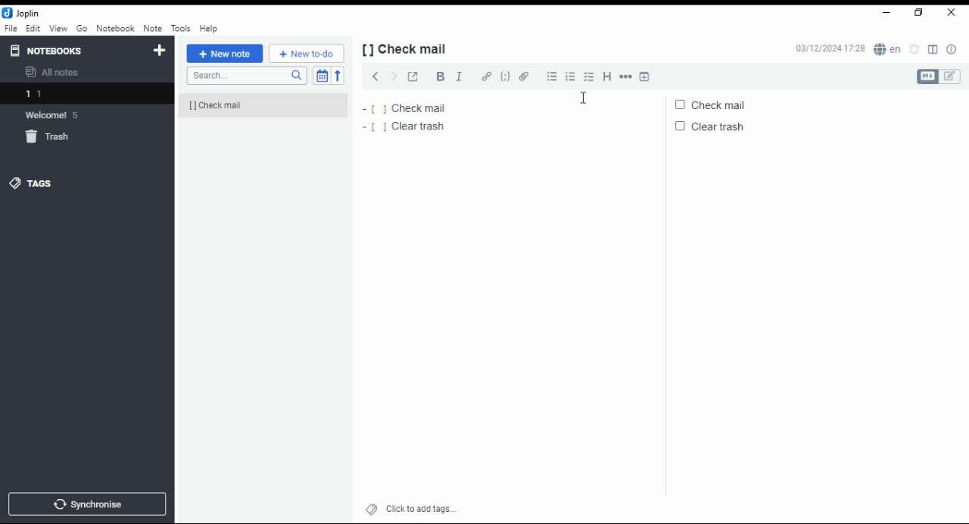 The width and height of the screenshot is (969, 524). What do you see at coordinates (374, 76) in the screenshot?
I see `previous` at bounding box center [374, 76].